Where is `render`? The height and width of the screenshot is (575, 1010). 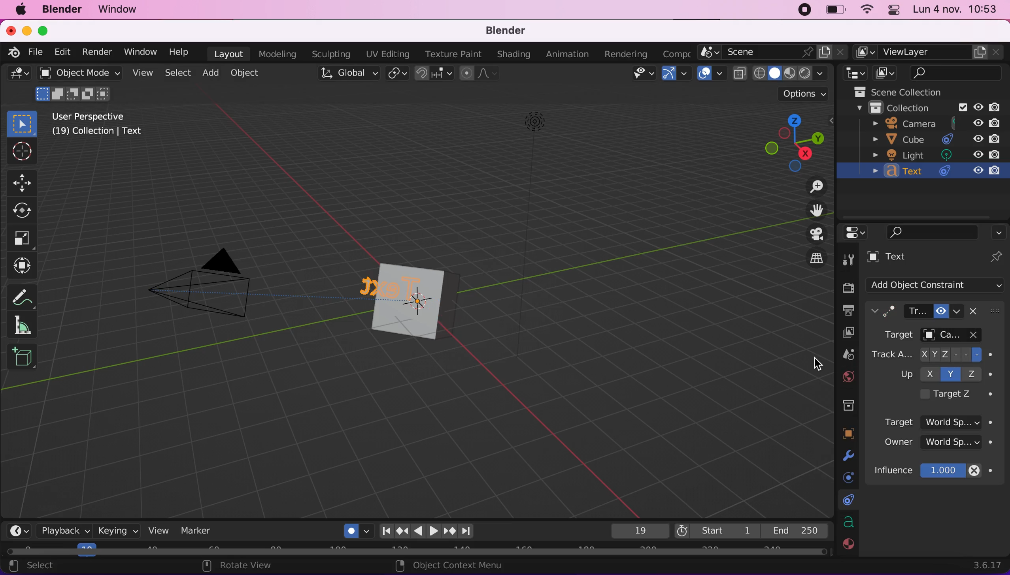
render is located at coordinates (98, 52).